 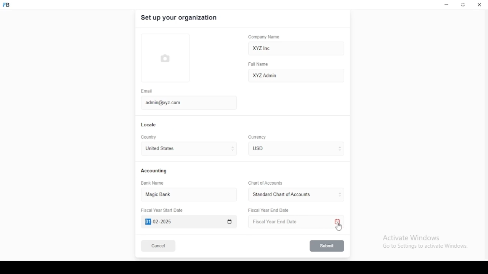 I want to click on restore, so click(x=464, y=5).